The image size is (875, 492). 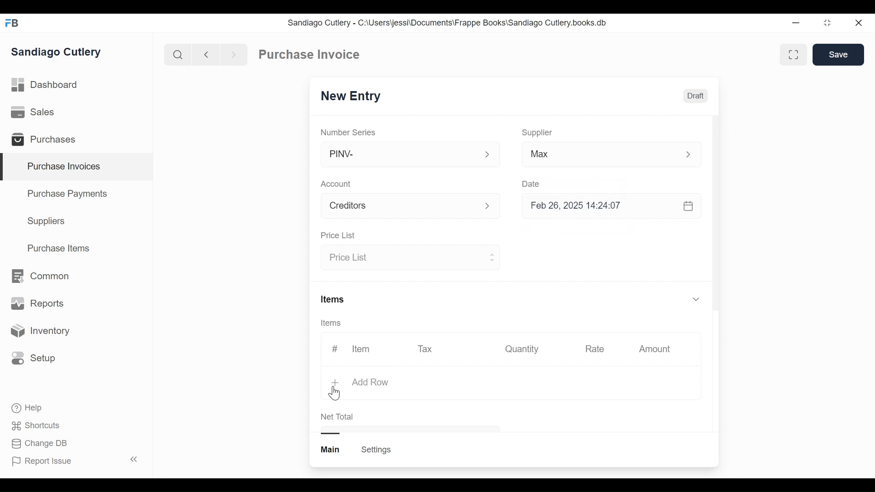 What do you see at coordinates (74, 461) in the screenshot?
I see `Report Issue` at bounding box center [74, 461].